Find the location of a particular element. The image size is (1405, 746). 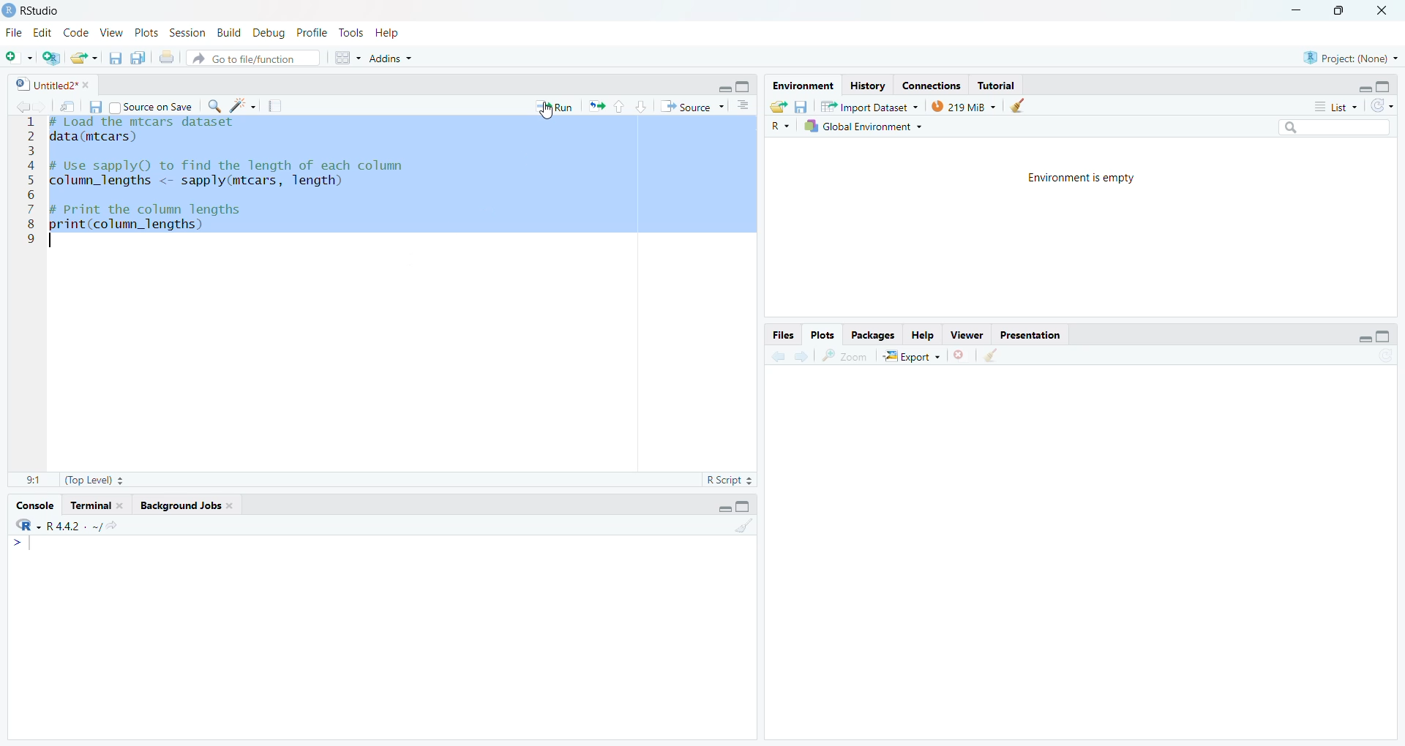

Code Editor is located at coordinates (398, 293).